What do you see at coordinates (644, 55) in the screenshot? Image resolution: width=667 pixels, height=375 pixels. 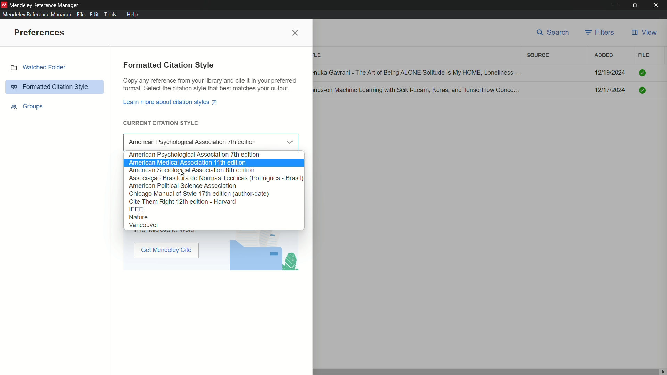 I see `file` at bounding box center [644, 55].